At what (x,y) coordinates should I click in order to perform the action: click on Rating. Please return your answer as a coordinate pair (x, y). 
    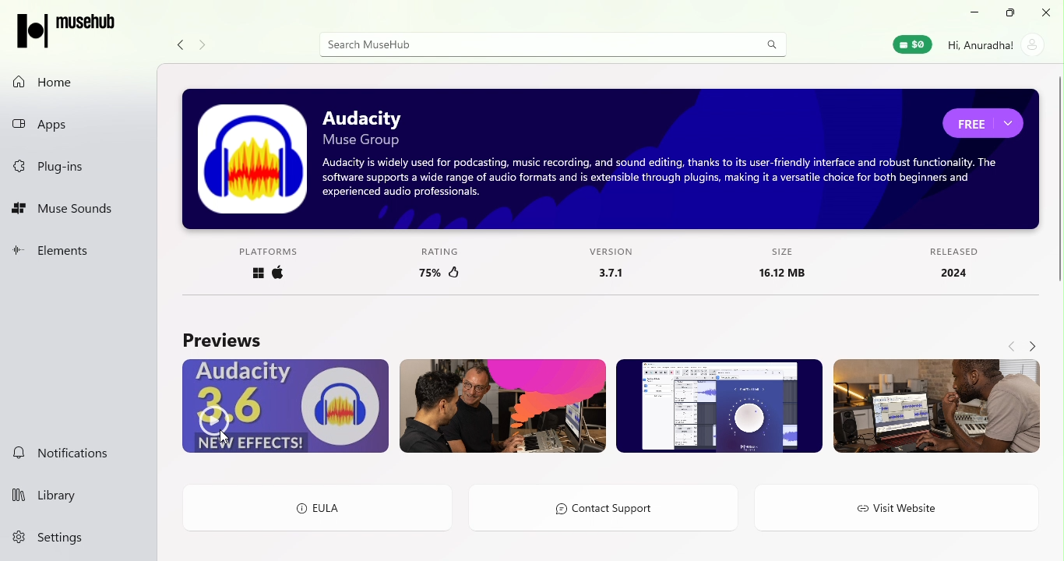
    Looking at the image, I should click on (439, 265).